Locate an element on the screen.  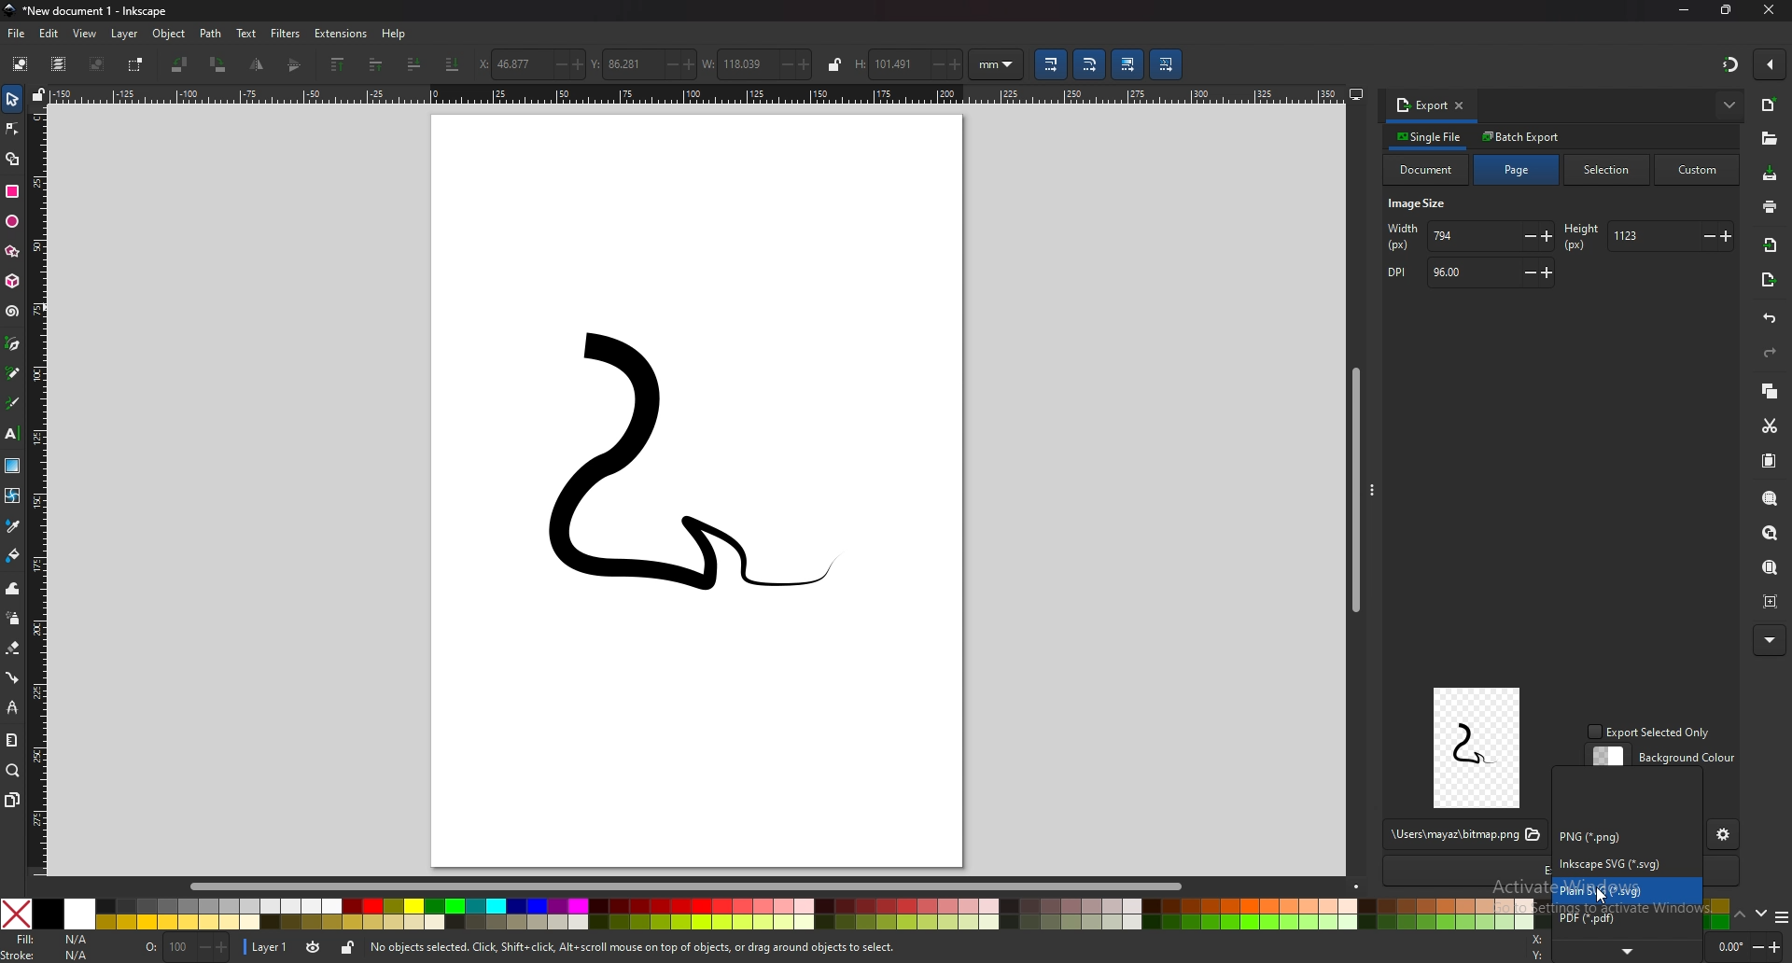
spiral is located at coordinates (14, 312).